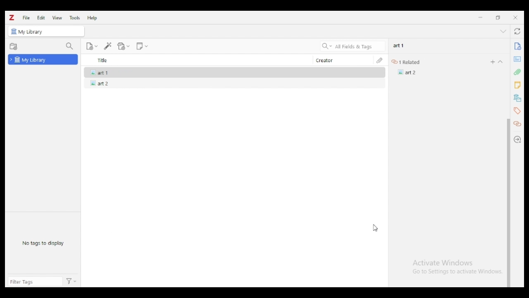  Describe the element at coordinates (35, 281) in the screenshot. I see `filter tags` at that location.